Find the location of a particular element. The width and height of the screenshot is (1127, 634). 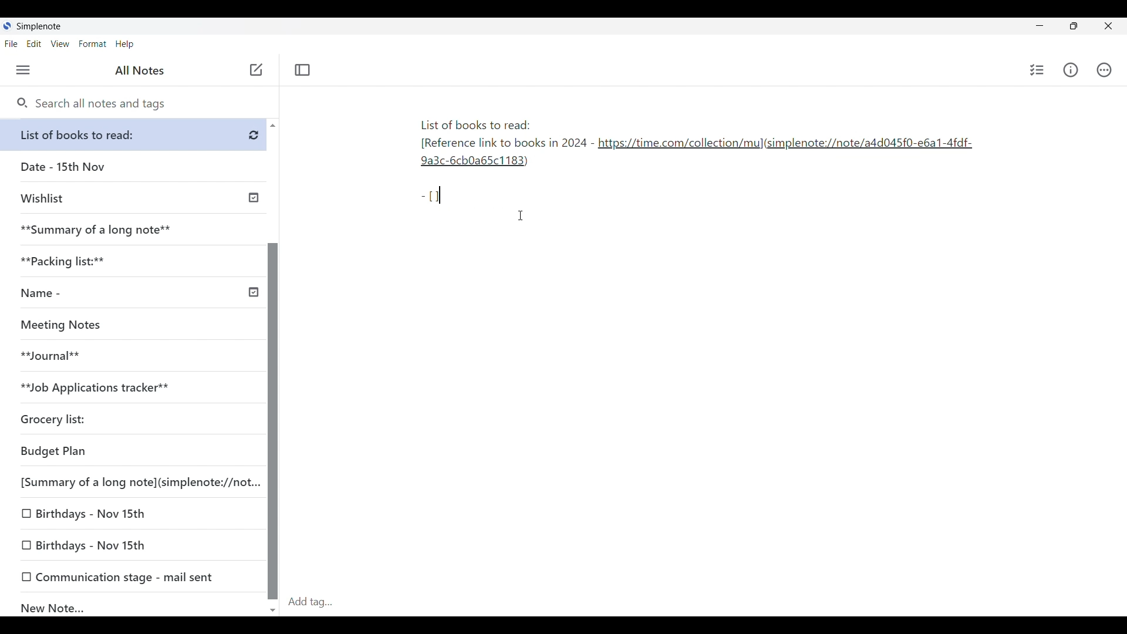

Search all notes and tags is located at coordinates (91, 104).